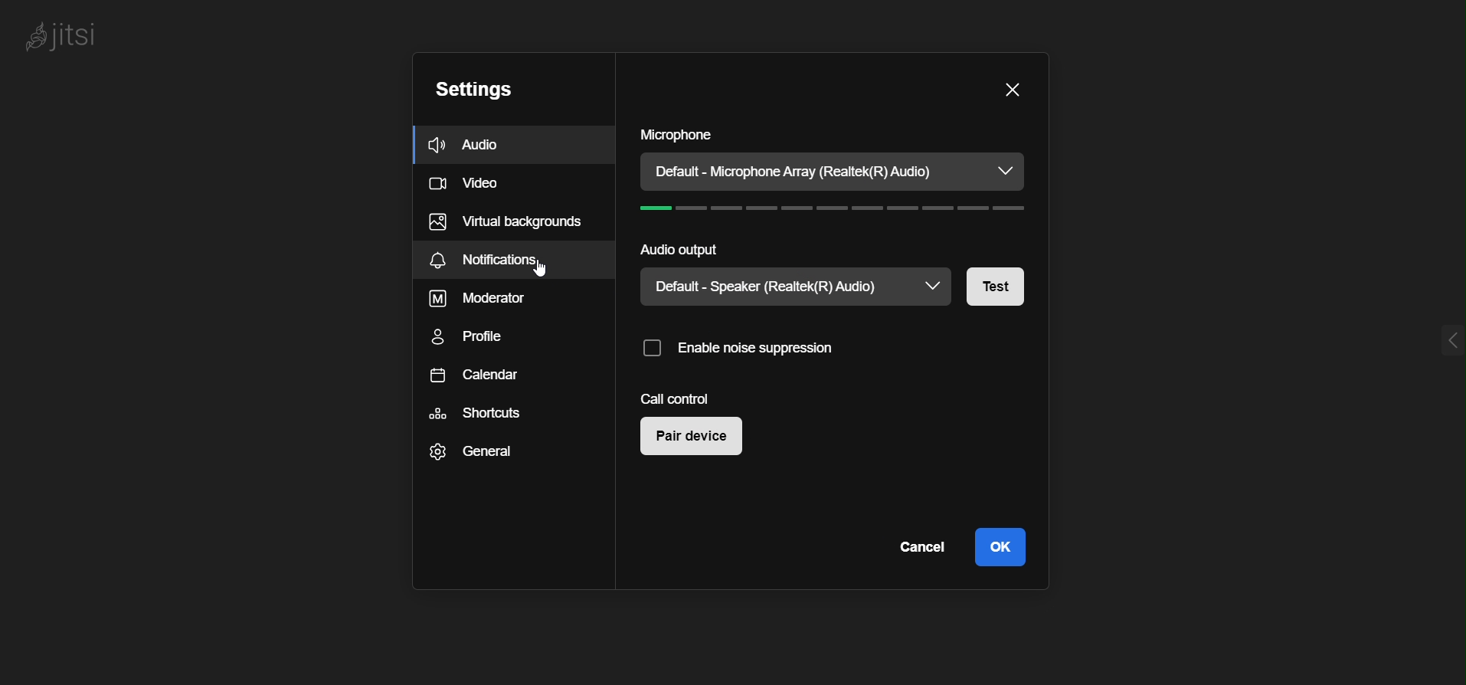 Image resolution: width=1466 pixels, height=685 pixels. Describe the element at coordinates (509, 220) in the screenshot. I see `virtual background` at that location.